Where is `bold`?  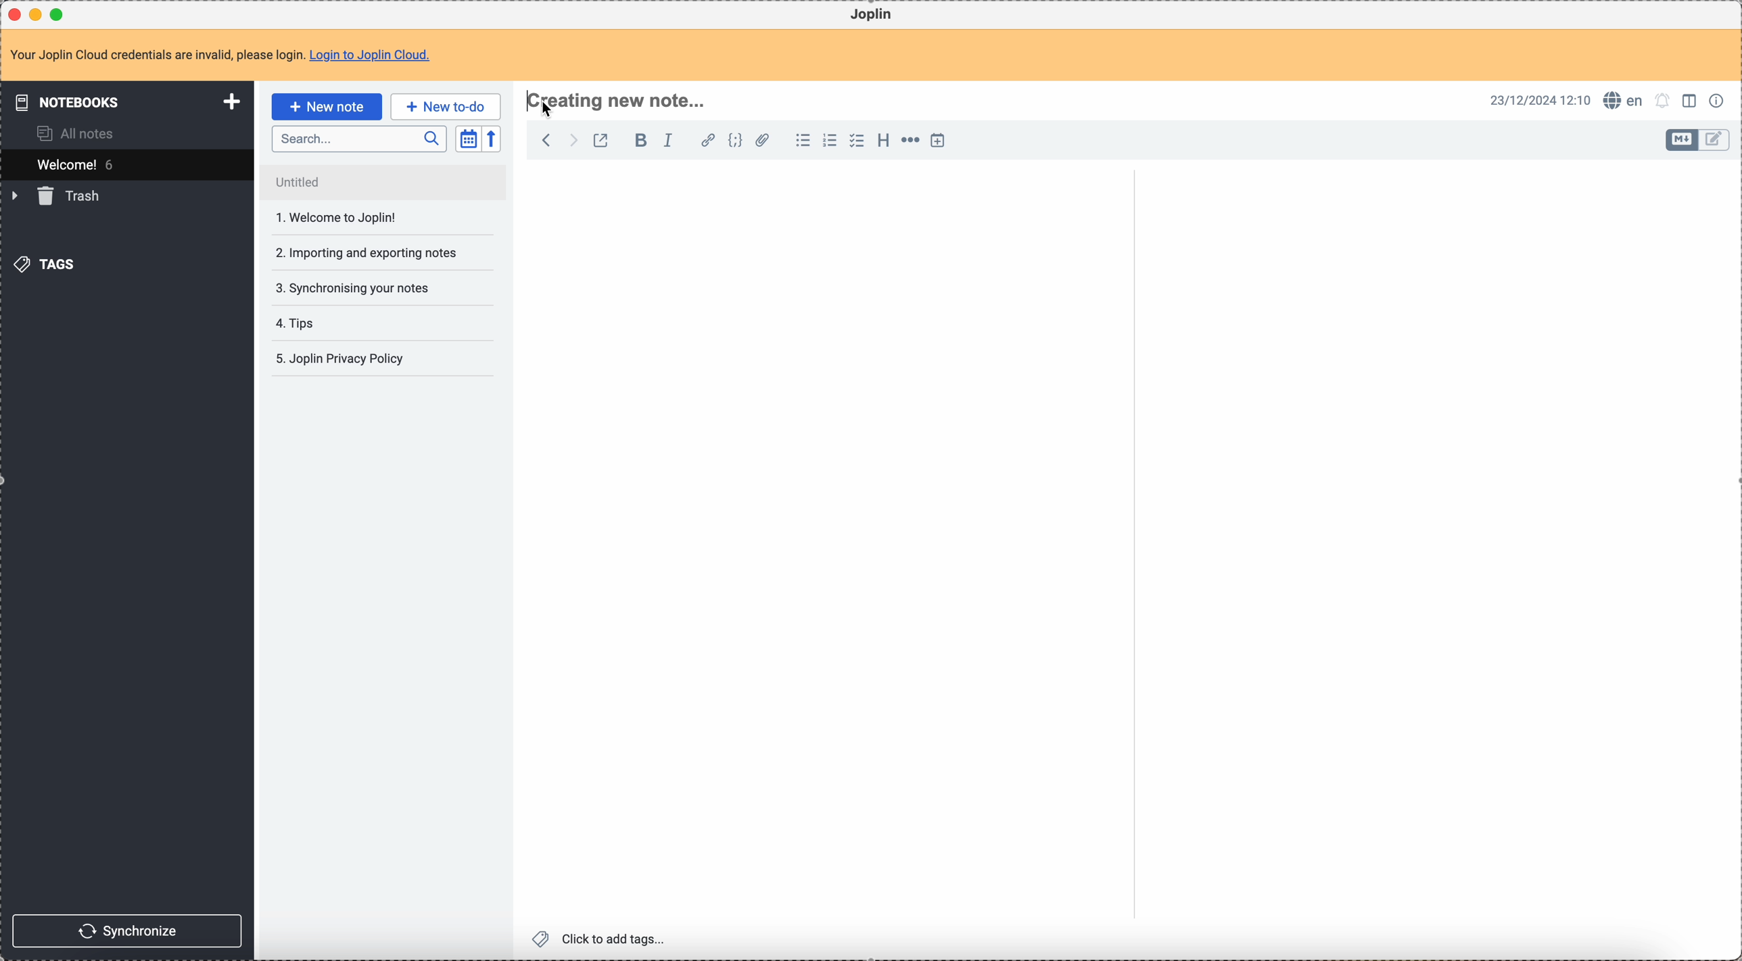 bold is located at coordinates (637, 141).